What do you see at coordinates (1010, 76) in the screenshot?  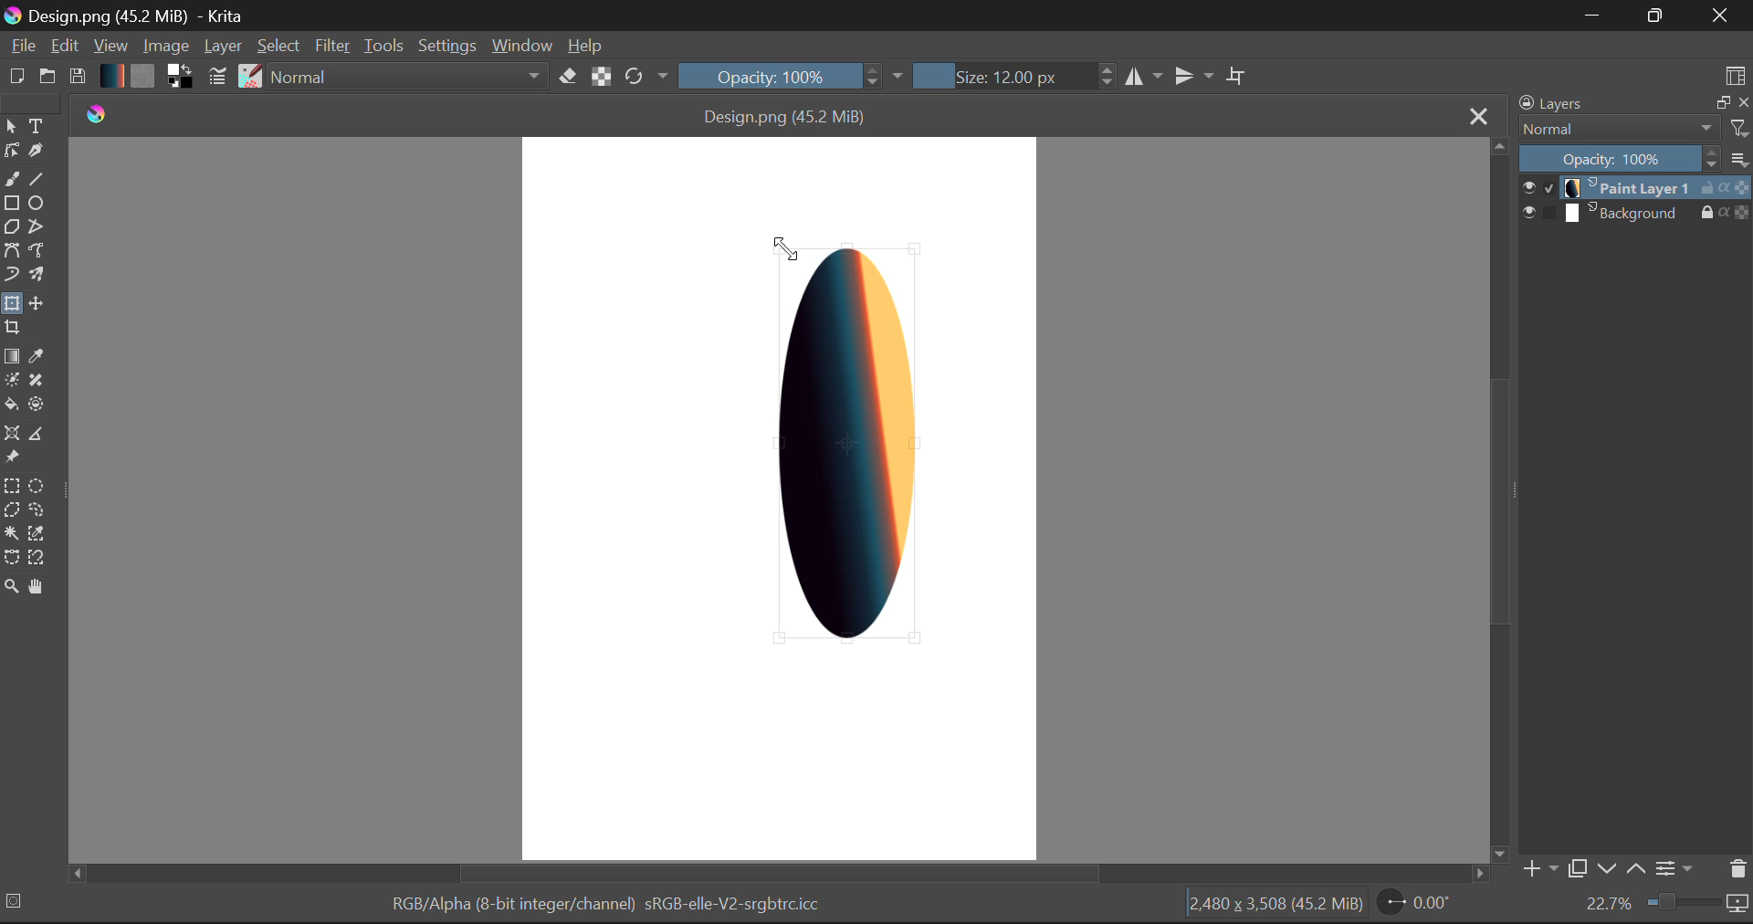 I see `Brush Size` at bounding box center [1010, 76].